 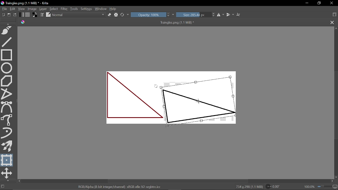 What do you see at coordinates (7, 80) in the screenshot?
I see `Polygon tool` at bounding box center [7, 80].